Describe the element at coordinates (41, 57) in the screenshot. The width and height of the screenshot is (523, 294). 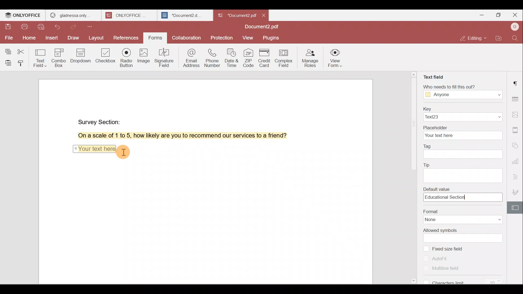
I see `Text field` at that location.